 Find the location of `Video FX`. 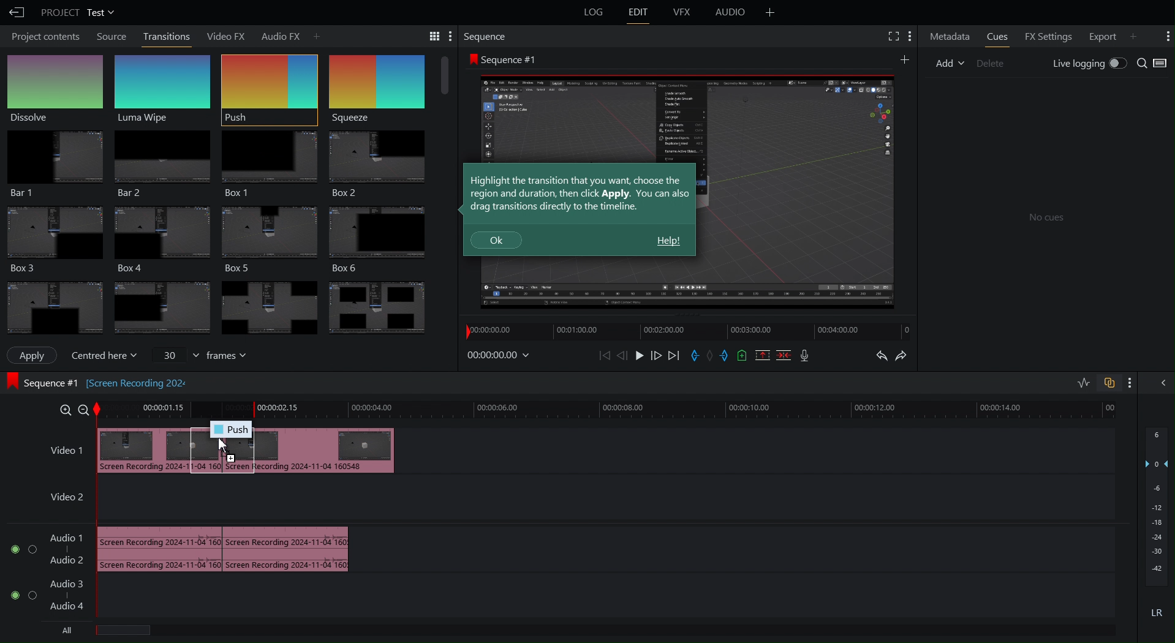

Video FX is located at coordinates (221, 35).